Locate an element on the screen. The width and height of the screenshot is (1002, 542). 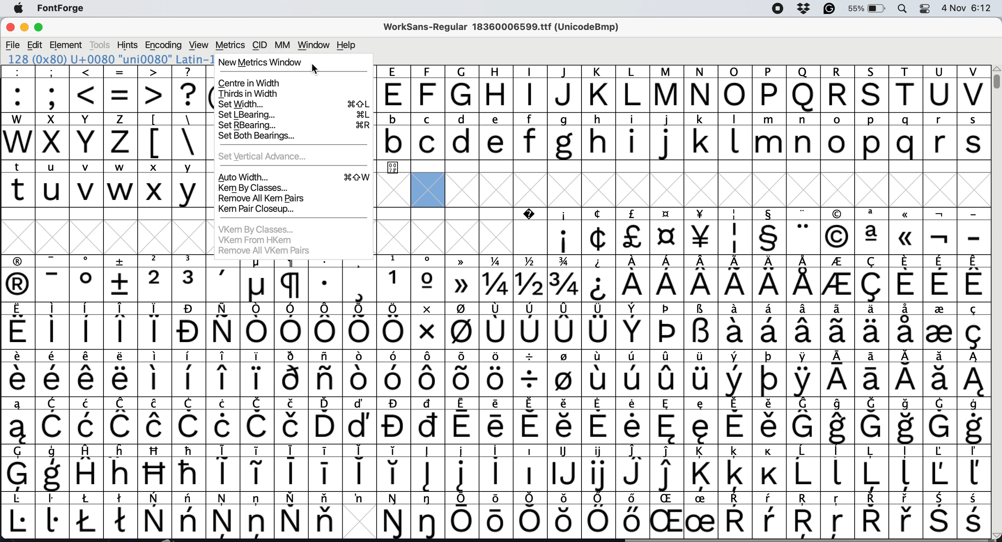
special characters is located at coordinates (495, 475).